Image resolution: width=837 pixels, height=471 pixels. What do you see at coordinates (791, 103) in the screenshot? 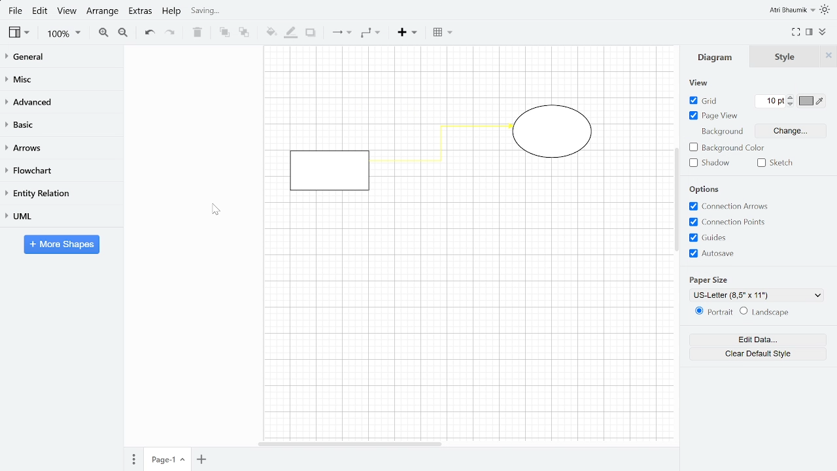
I see `Decrease grid pt` at bounding box center [791, 103].